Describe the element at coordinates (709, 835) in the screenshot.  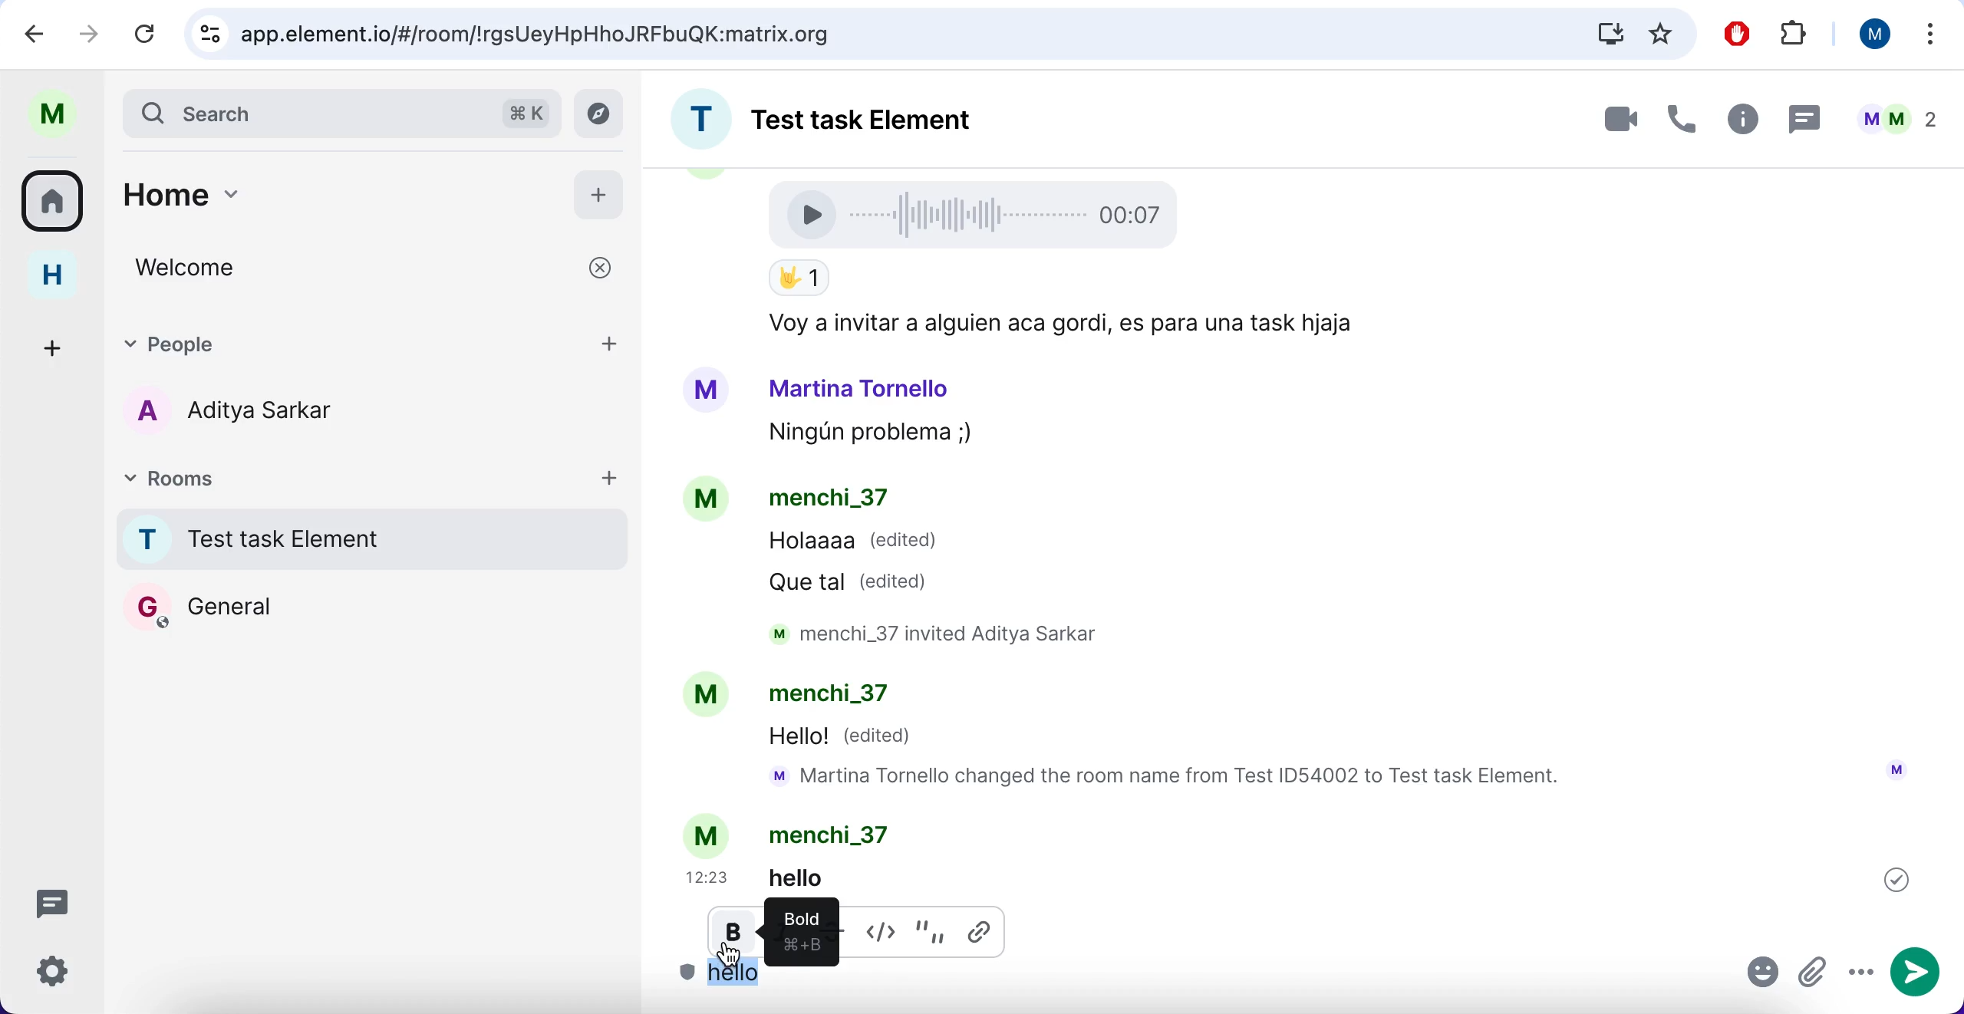
I see `Avatar` at that location.